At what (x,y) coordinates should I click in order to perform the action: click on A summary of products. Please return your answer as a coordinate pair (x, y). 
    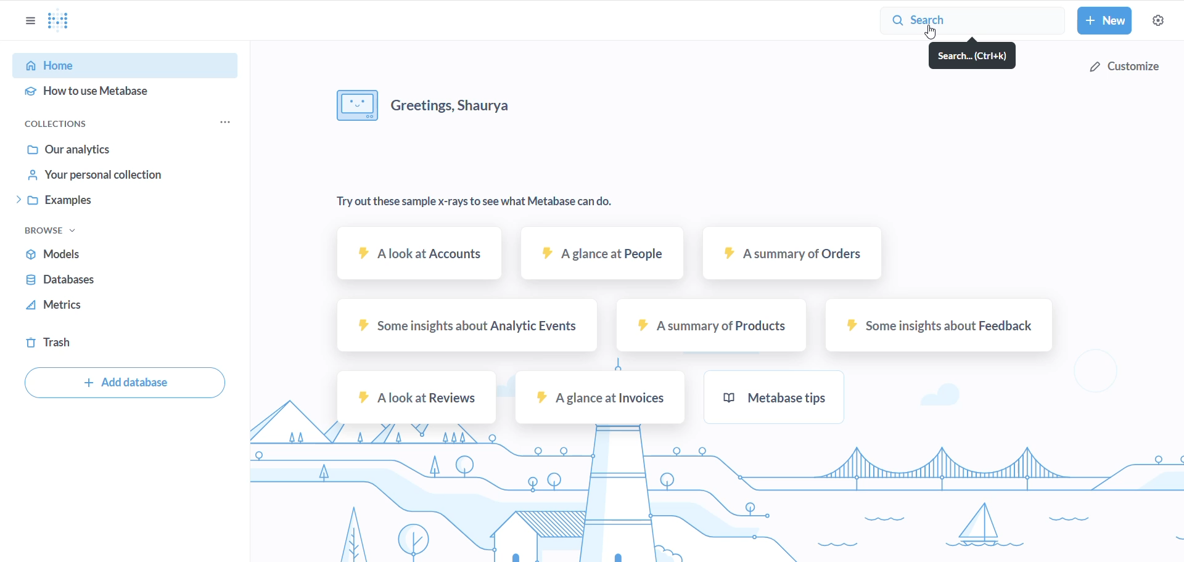
    Looking at the image, I should click on (713, 327).